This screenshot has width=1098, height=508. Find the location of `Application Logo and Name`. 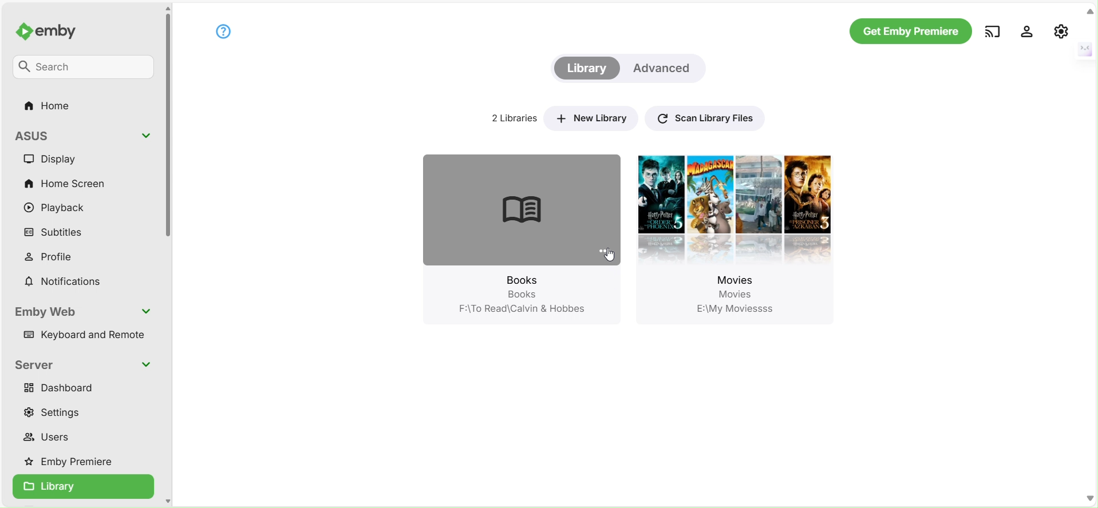

Application Logo and Name is located at coordinates (54, 33).